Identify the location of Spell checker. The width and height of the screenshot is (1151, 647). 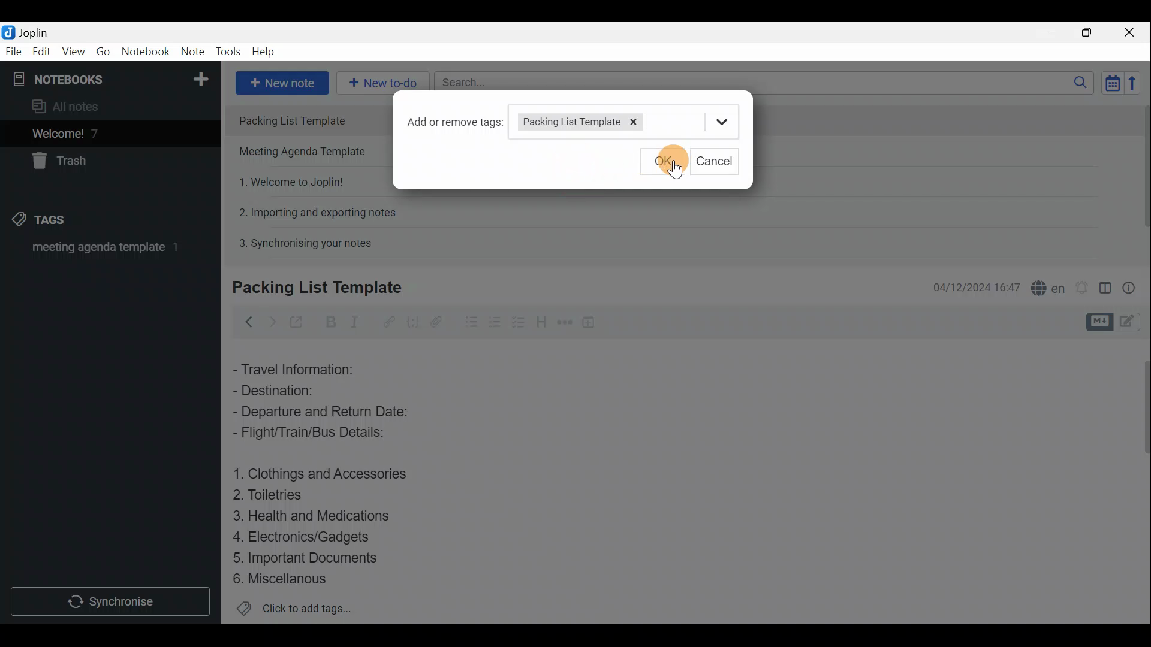
(1045, 286).